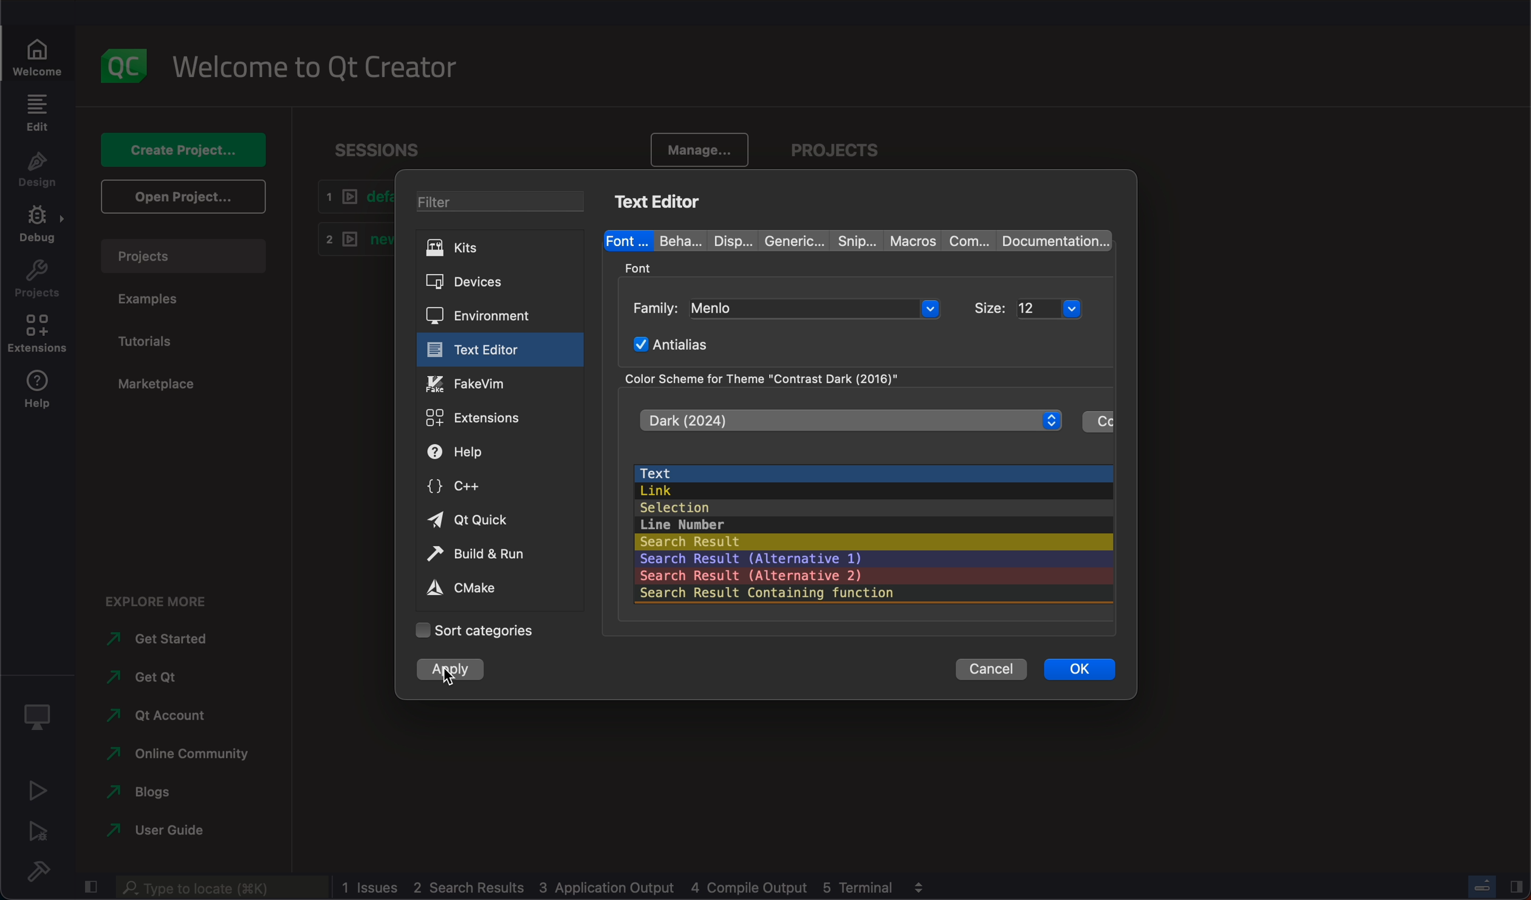 The width and height of the screenshot is (1531, 900). Describe the element at coordinates (349, 242) in the screenshot. I see `new1` at that location.